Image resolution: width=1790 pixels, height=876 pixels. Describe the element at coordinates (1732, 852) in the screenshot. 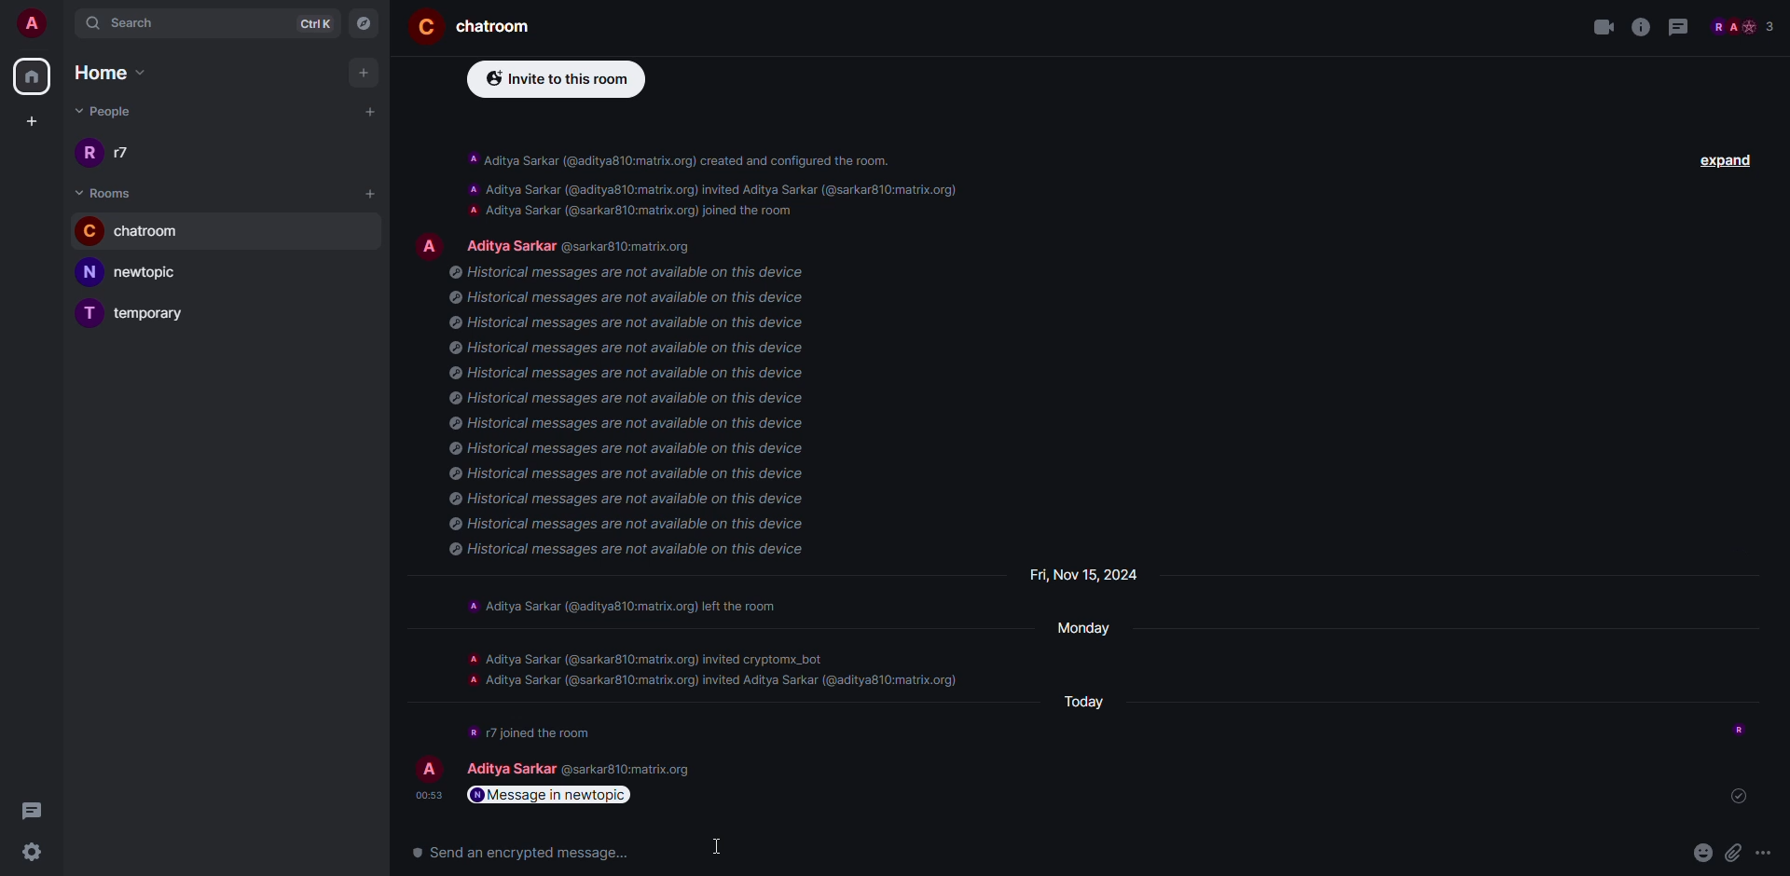

I see `attach` at that location.